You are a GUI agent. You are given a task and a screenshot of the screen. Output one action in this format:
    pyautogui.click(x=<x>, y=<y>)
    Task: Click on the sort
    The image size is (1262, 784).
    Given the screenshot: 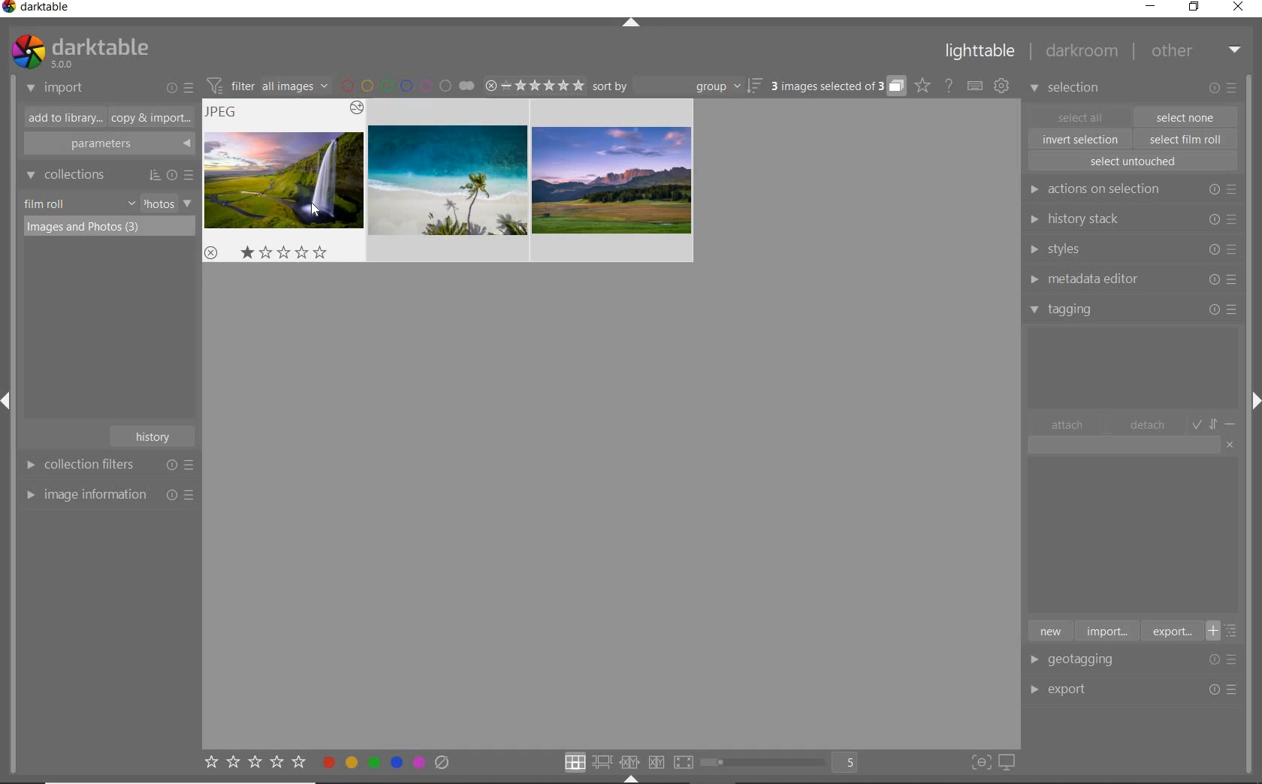 What is the action you would take?
    pyautogui.click(x=678, y=86)
    